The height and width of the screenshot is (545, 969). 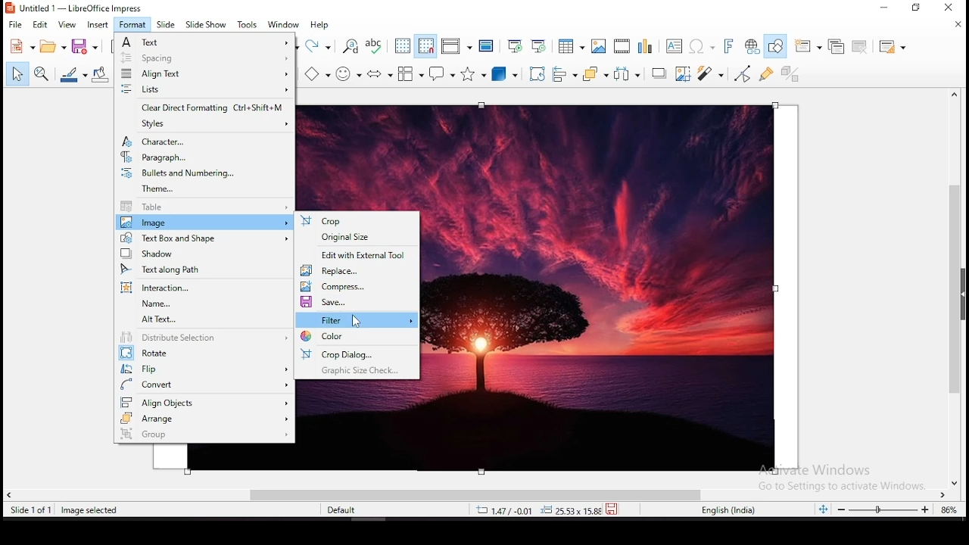 What do you see at coordinates (659, 74) in the screenshot?
I see `Shadow` at bounding box center [659, 74].